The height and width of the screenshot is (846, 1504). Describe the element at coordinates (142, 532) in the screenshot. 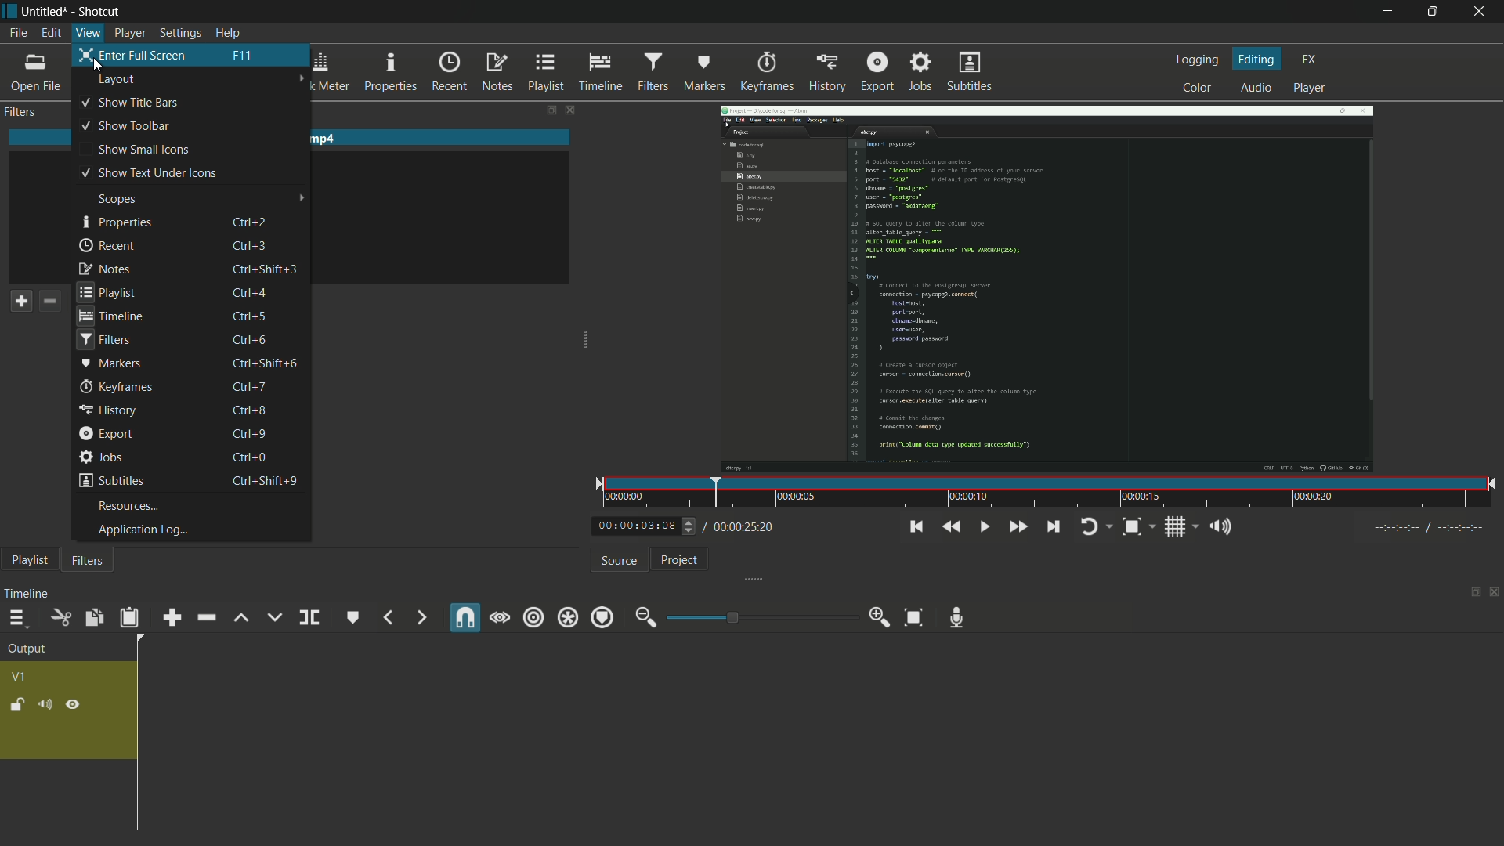

I see `aplication log` at that location.